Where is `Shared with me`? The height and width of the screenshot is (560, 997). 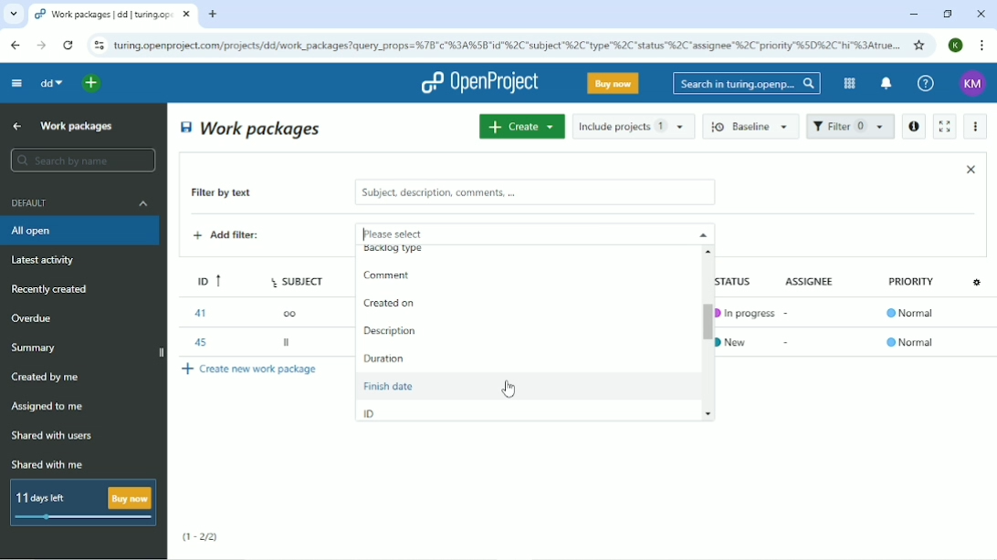 Shared with me is located at coordinates (49, 464).